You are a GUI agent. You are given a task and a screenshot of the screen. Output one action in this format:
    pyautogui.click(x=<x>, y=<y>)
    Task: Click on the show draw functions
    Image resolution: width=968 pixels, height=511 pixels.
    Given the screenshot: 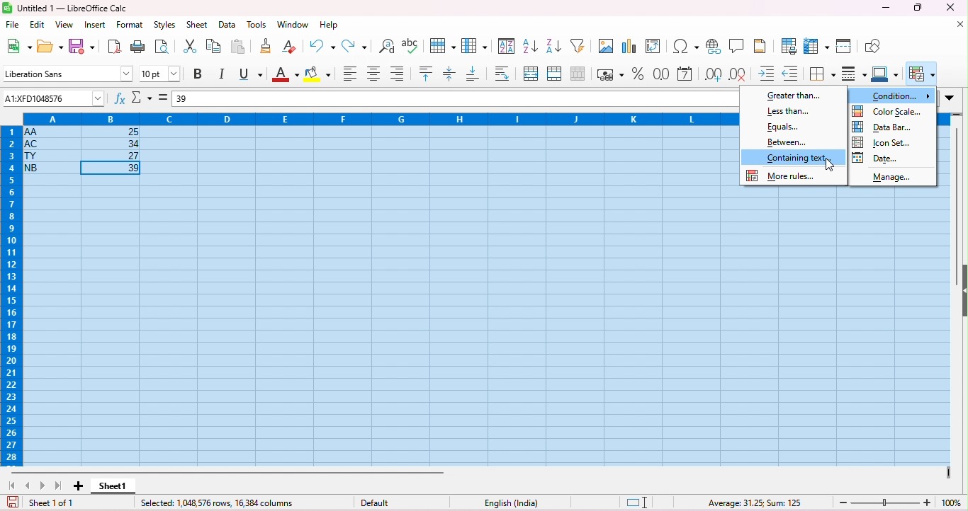 What is the action you would take?
    pyautogui.click(x=873, y=45)
    